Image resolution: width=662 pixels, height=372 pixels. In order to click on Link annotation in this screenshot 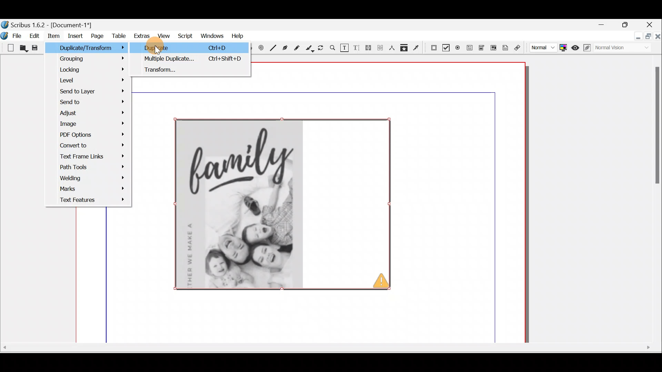, I will do `click(519, 48)`.